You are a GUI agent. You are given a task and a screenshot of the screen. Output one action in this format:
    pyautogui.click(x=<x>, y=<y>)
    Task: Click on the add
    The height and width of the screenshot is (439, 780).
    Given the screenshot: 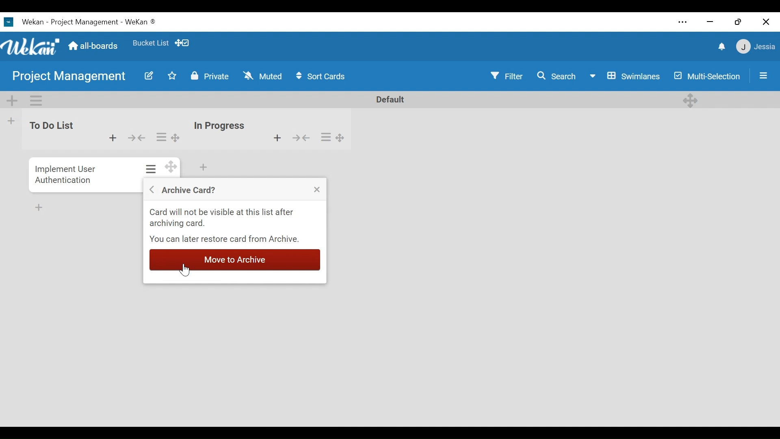 What is the action you would take?
    pyautogui.click(x=272, y=138)
    